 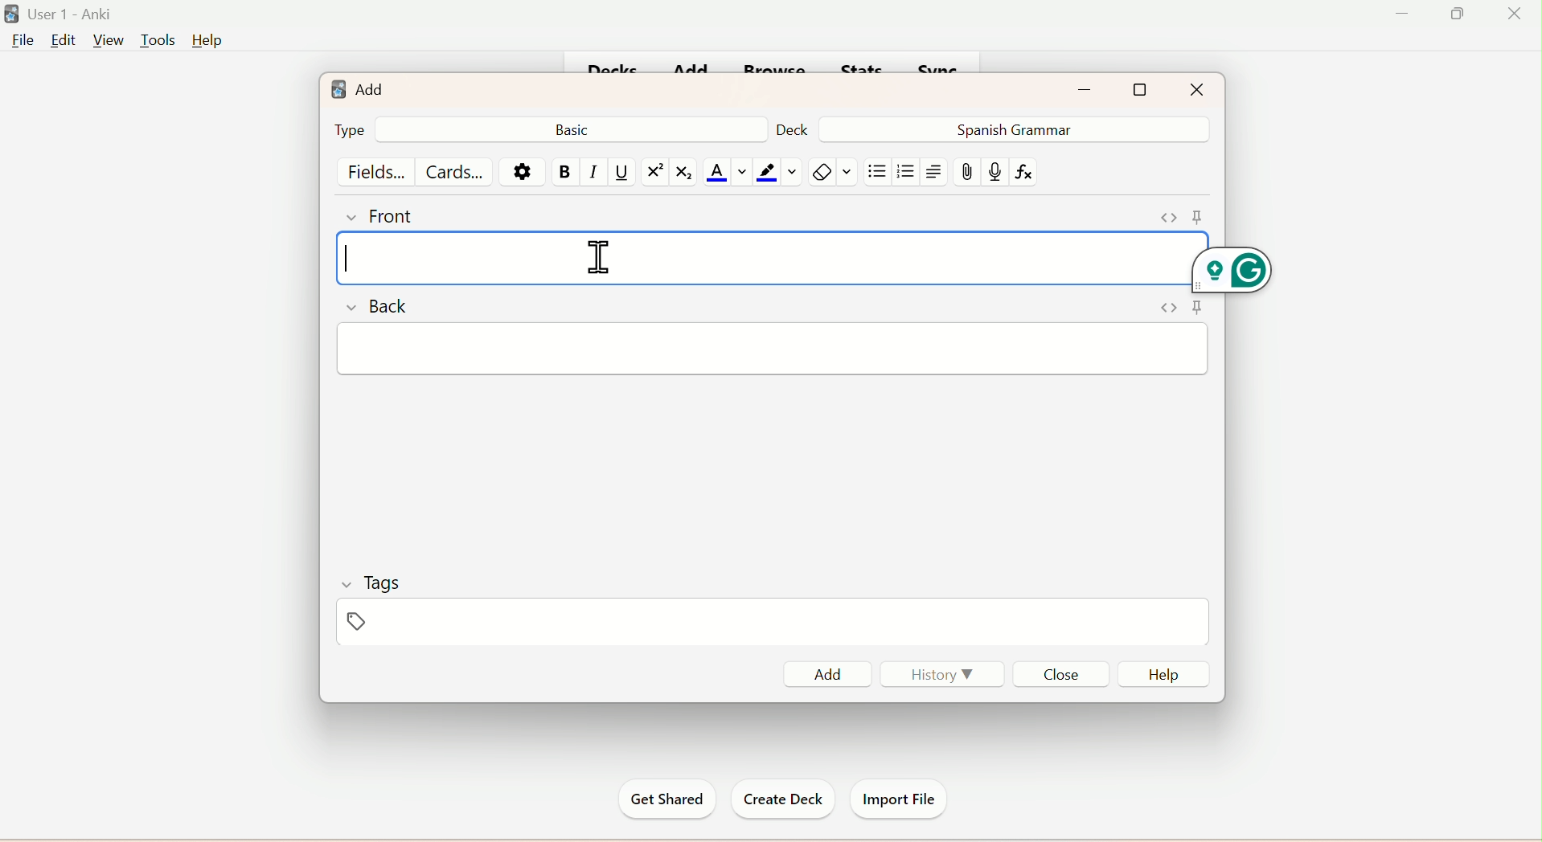 I want to click on Tags, so click(x=383, y=623).